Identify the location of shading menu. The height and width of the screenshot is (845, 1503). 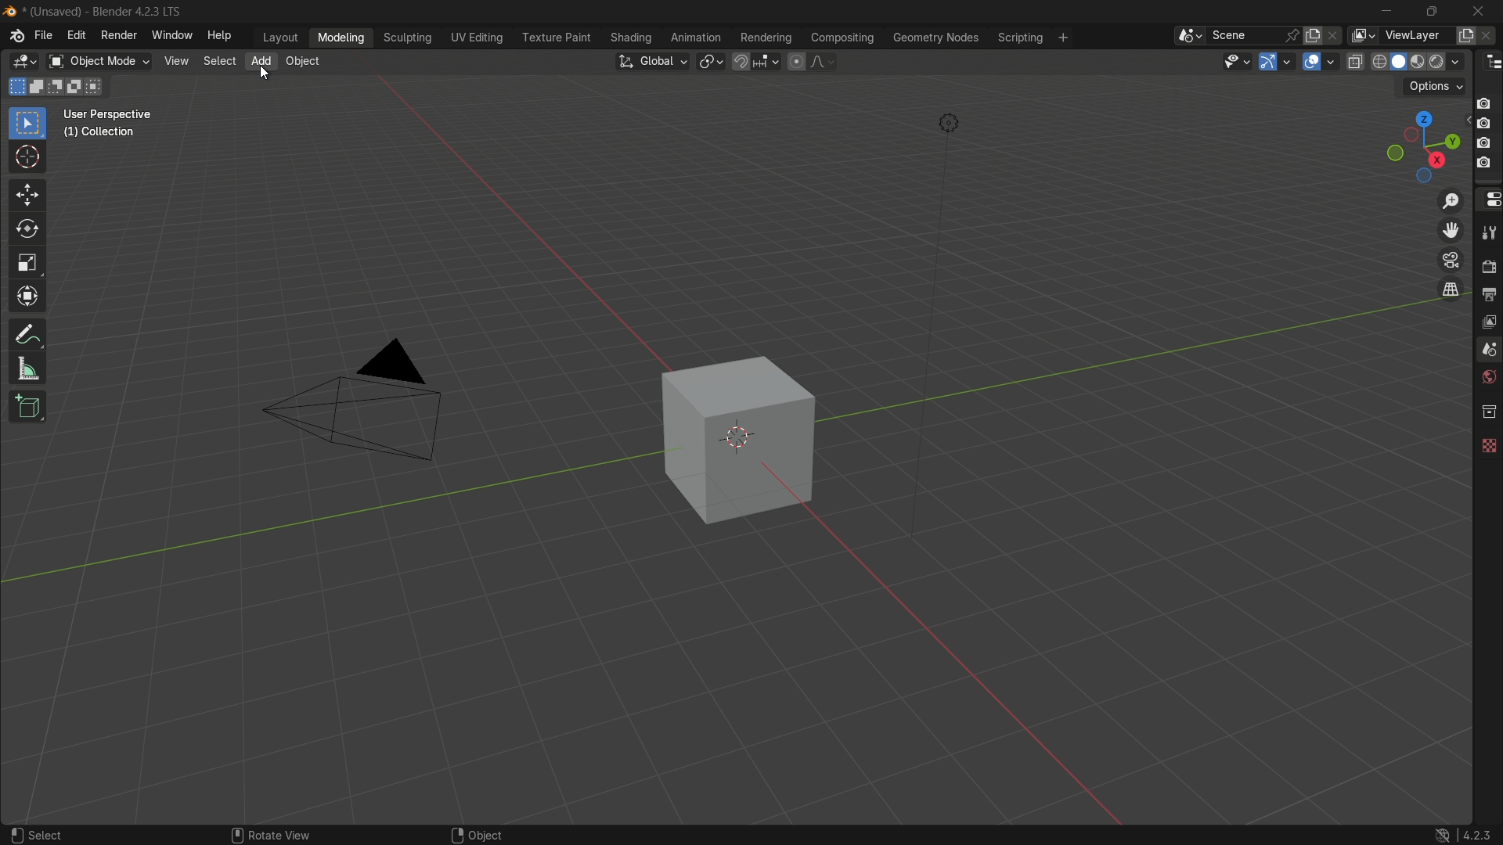
(631, 38).